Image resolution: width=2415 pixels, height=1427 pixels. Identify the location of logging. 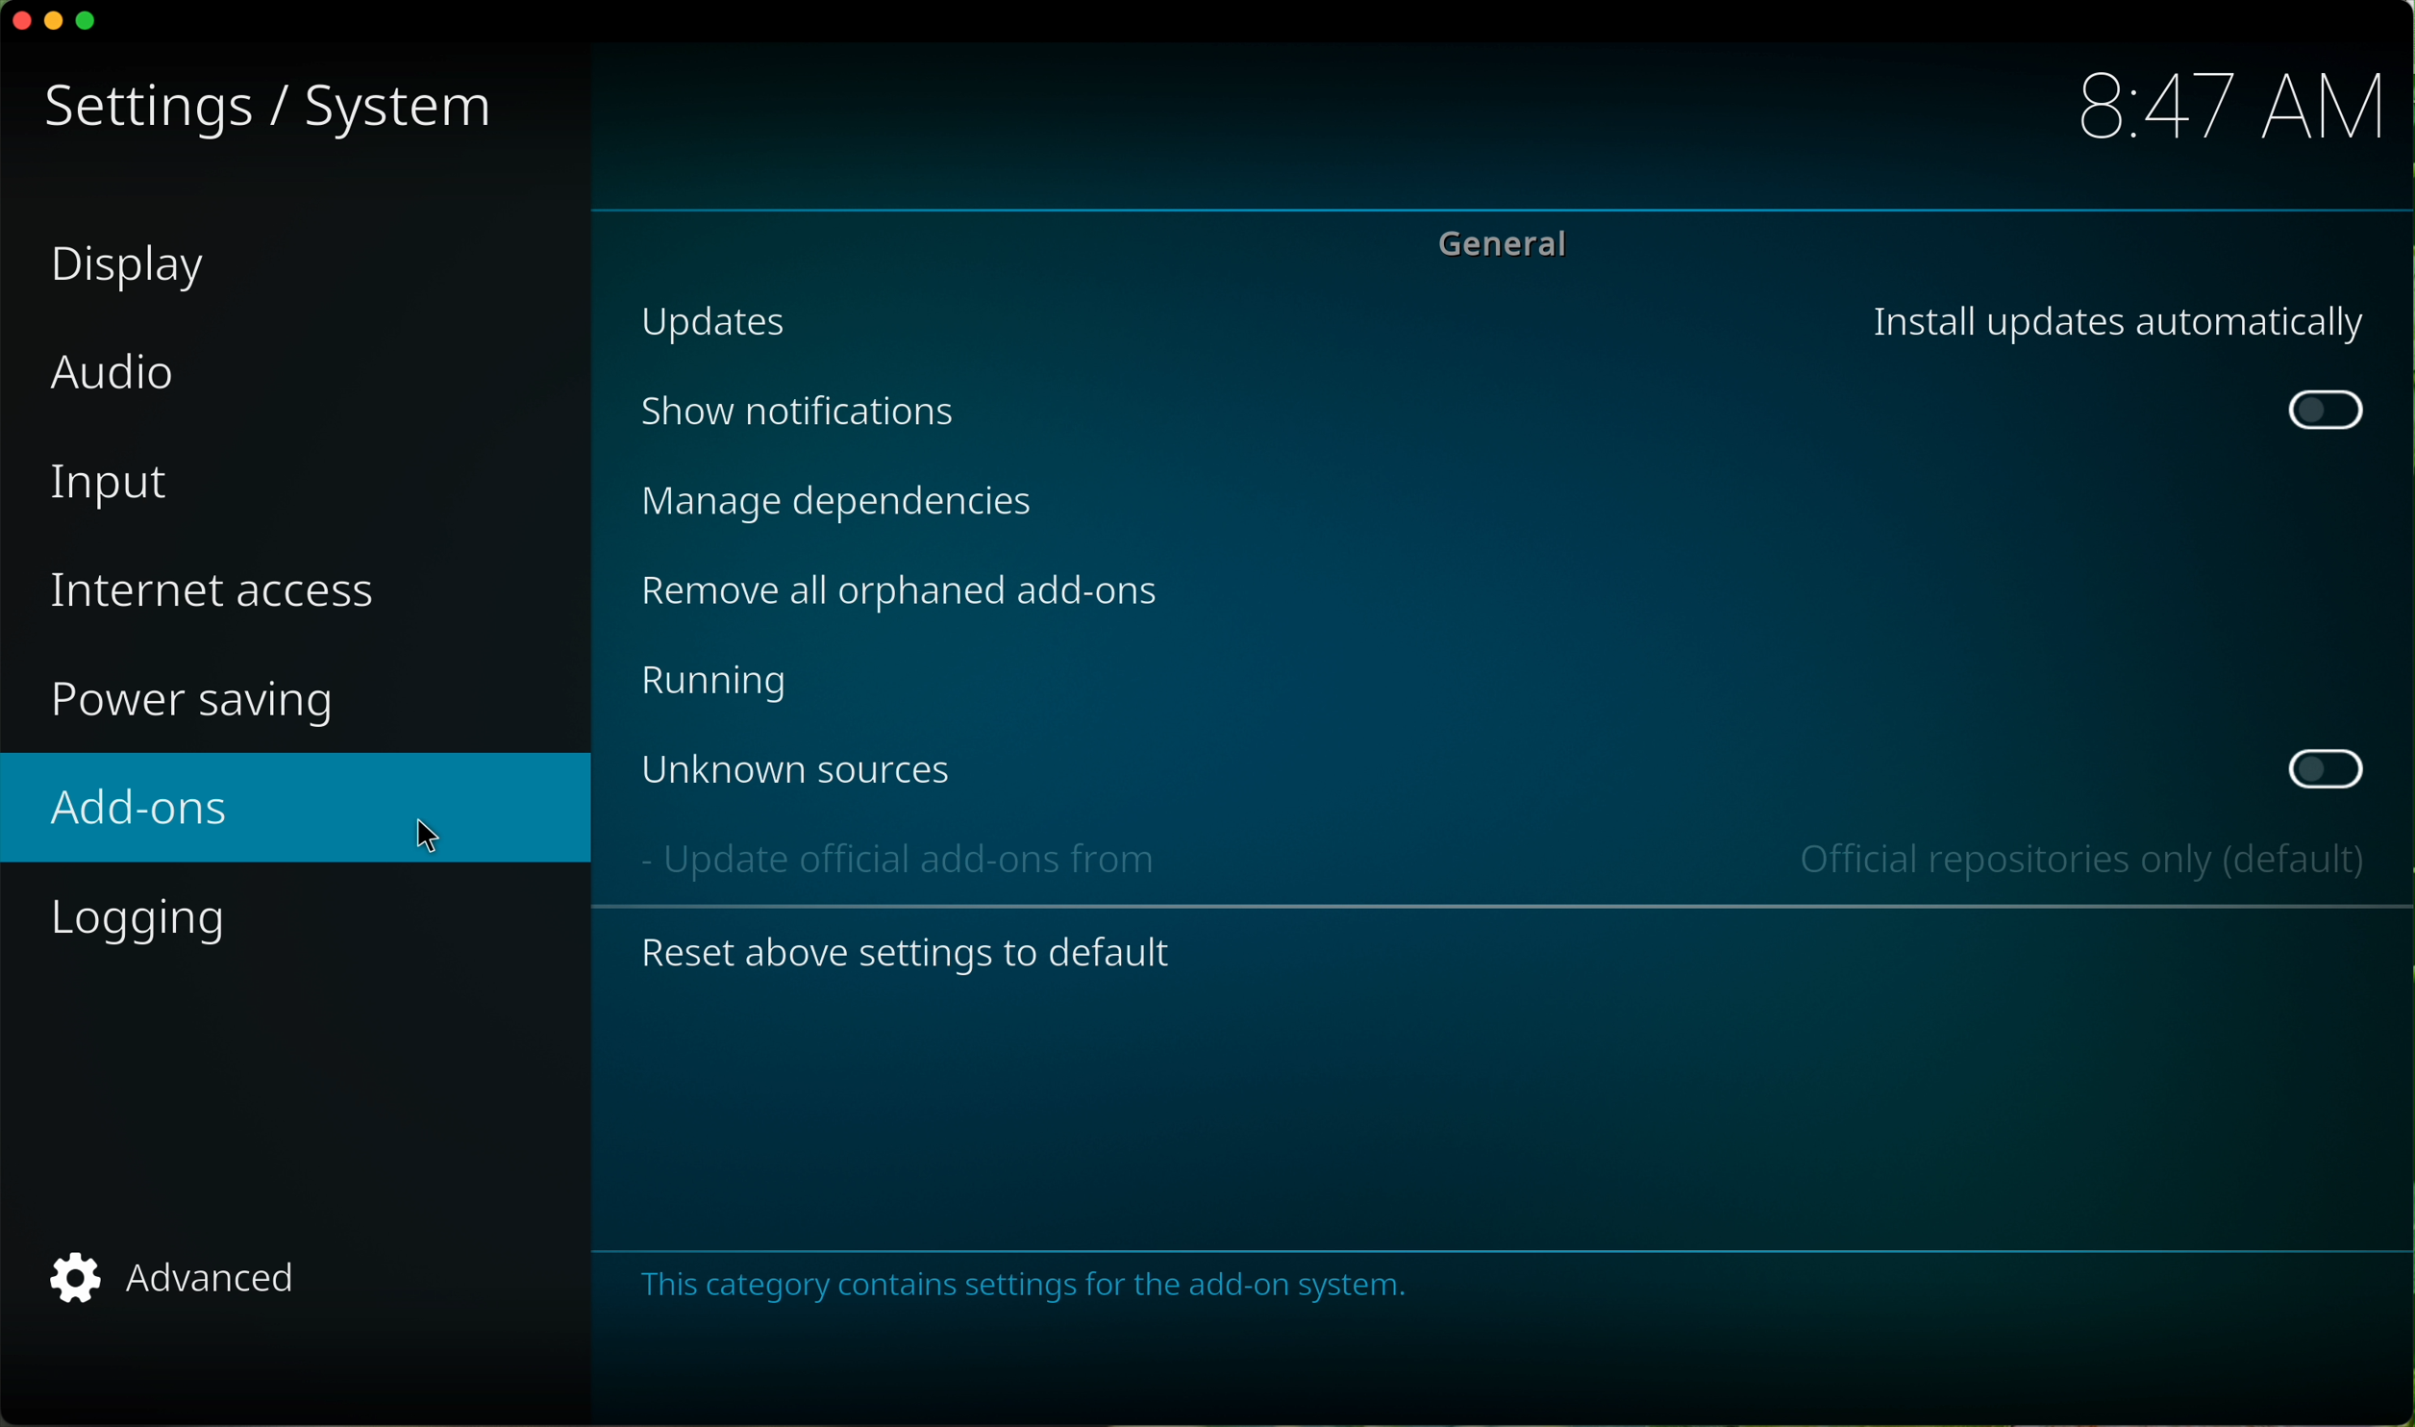
(156, 919).